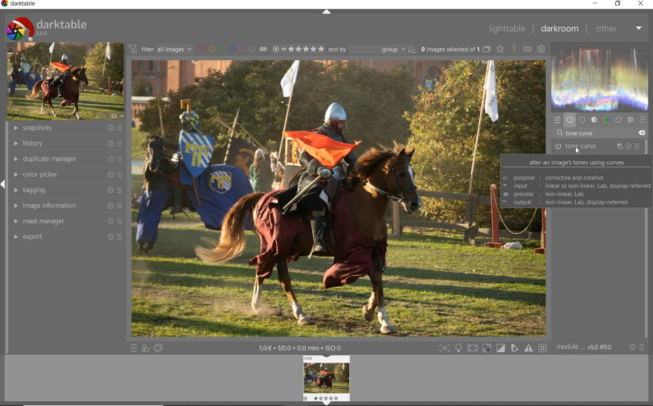  I want to click on waveform, so click(600, 76).